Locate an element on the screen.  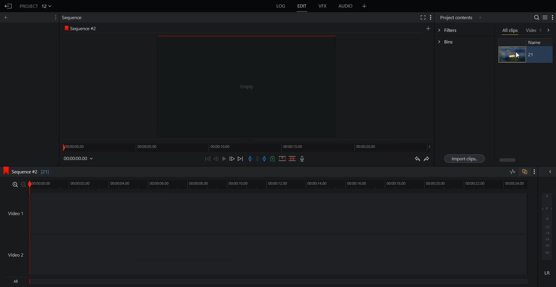
Show Setting Menu is located at coordinates (54, 18).